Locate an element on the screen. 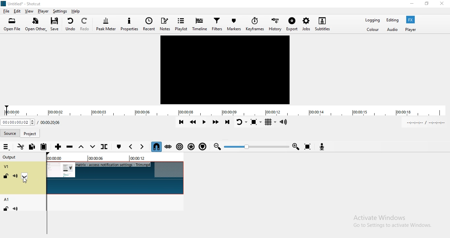 Image resolution: width=450 pixels, height=238 pixels. Save is located at coordinates (56, 24).